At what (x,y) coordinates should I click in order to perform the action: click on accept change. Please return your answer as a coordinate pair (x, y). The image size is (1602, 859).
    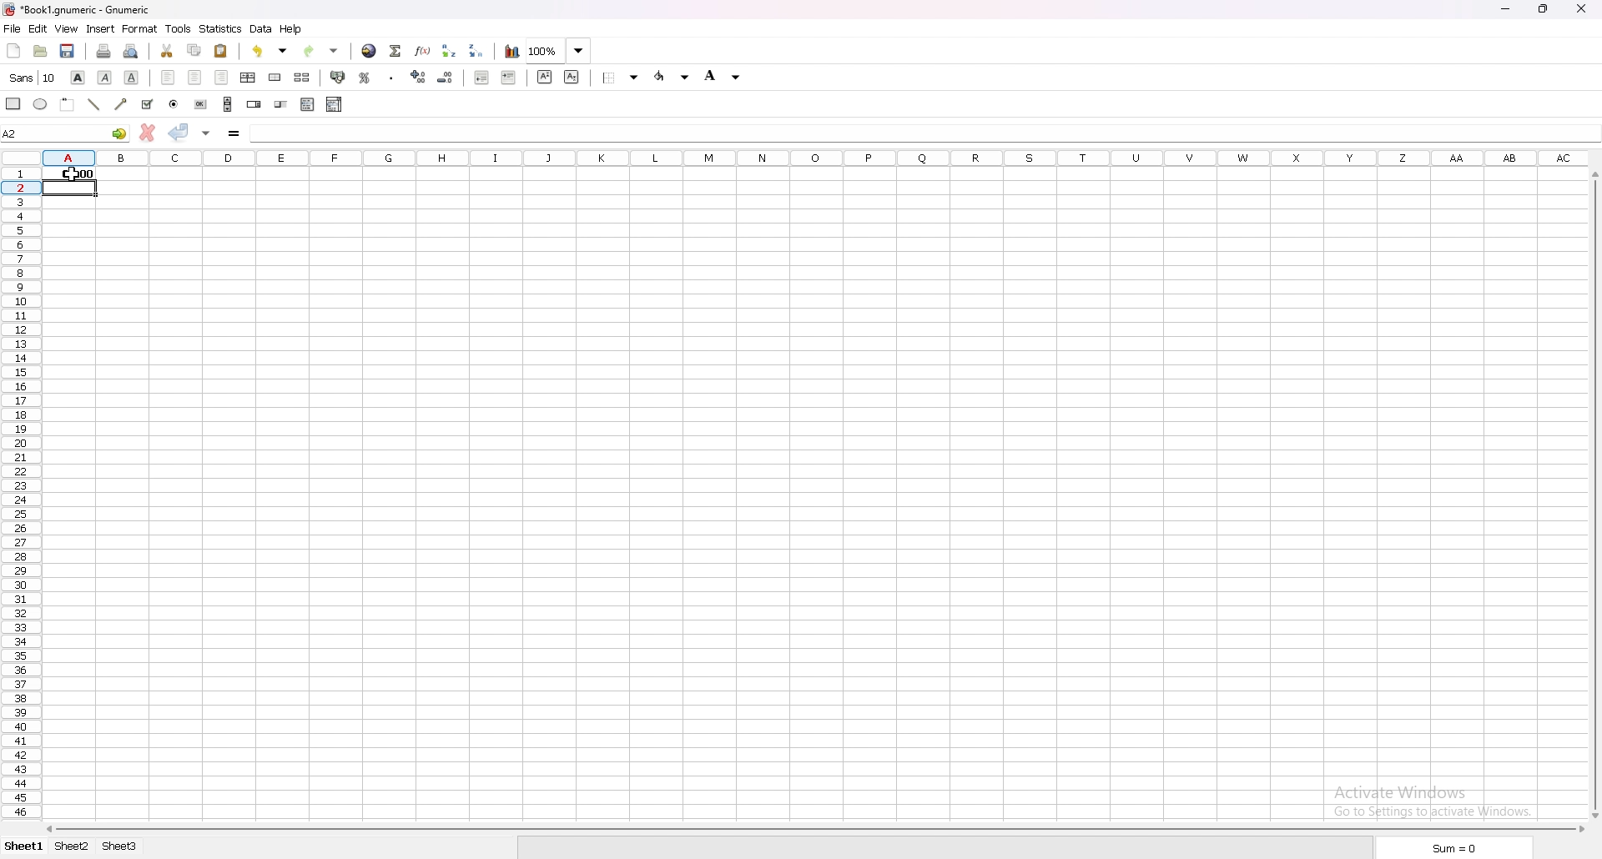
    Looking at the image, I should click on (179, 133).